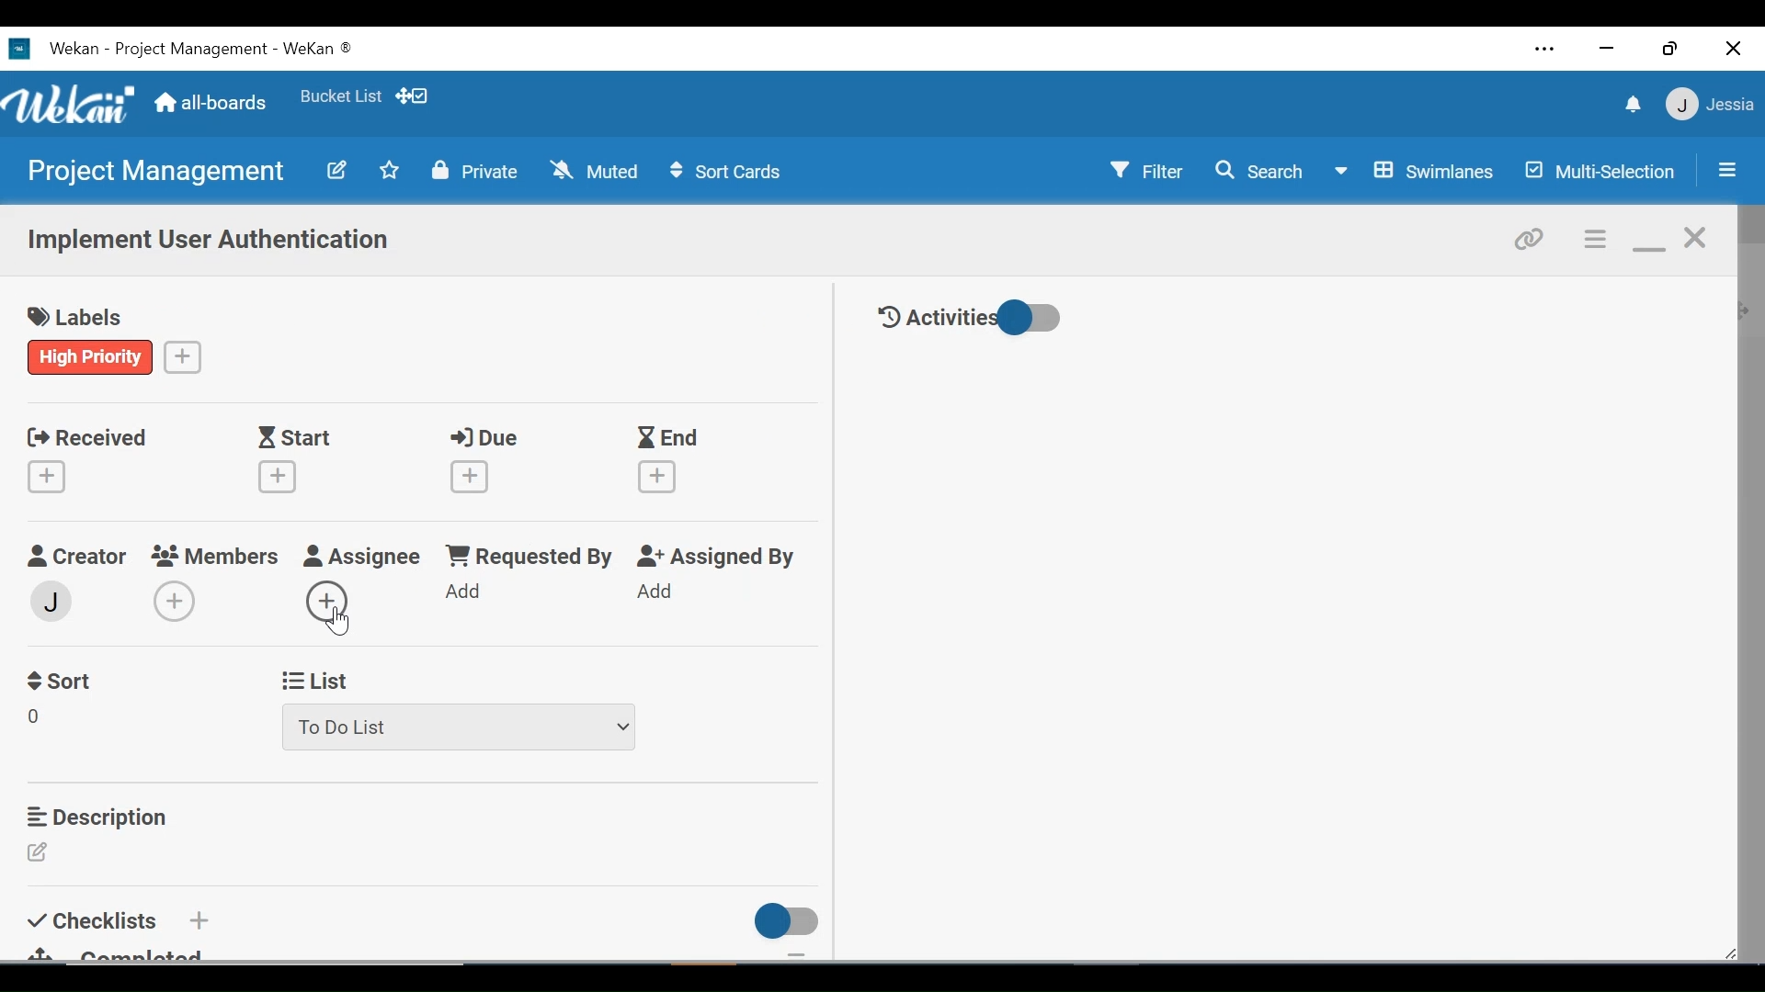 This screenshot has height=992, width=1765. I want to click on Board View swimlanes, so click(1418, 169).